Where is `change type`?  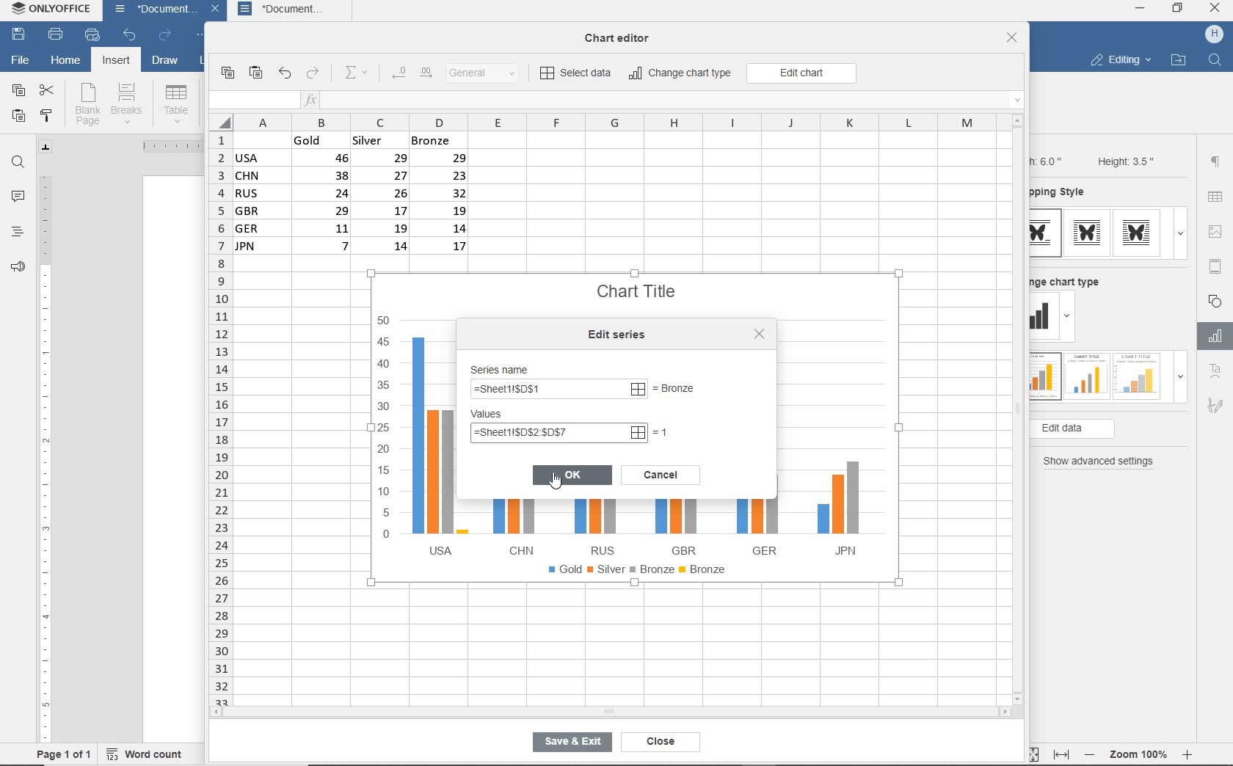
change type is located at coordinates (1044, 317).